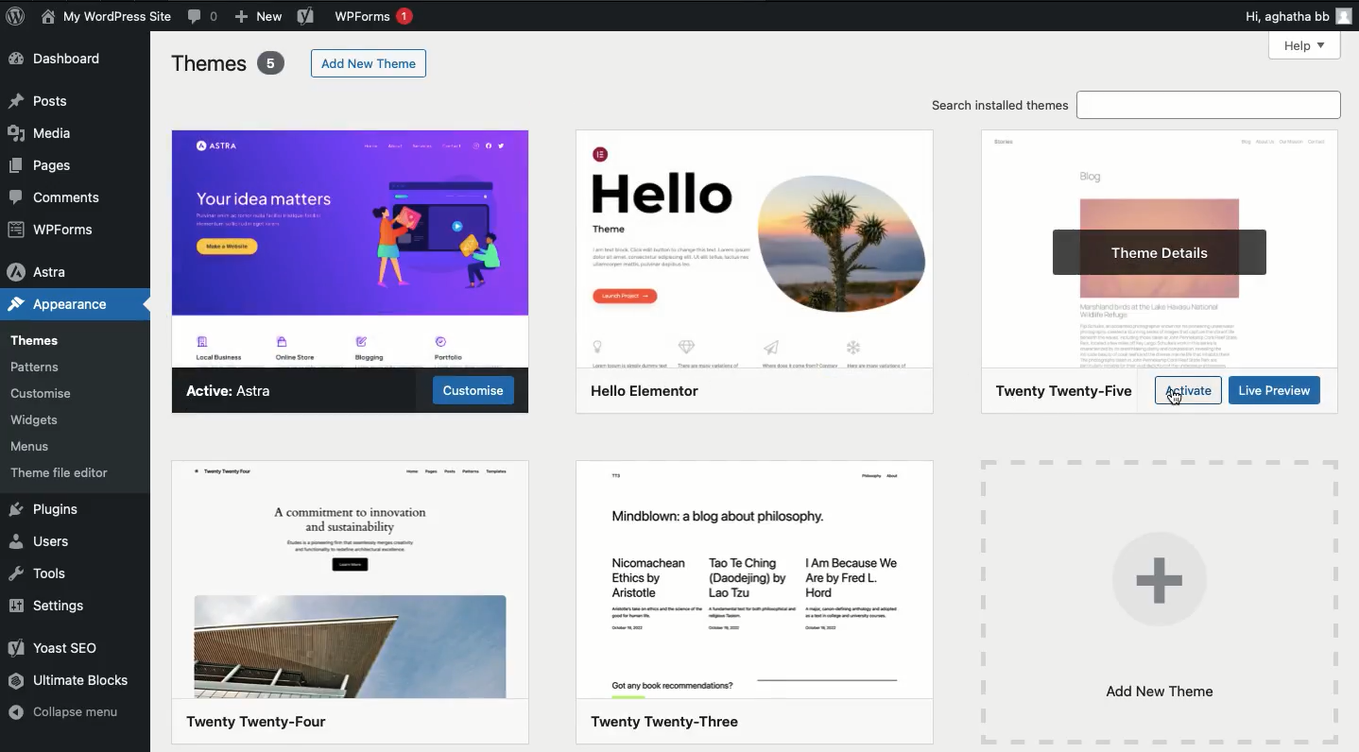  Describe the element at coordinates (348, 603) in the screenshot. I see `Theme` at that location.